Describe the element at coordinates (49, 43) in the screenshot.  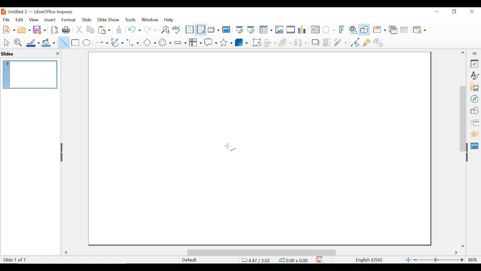
I see `Fill Color` at that location.